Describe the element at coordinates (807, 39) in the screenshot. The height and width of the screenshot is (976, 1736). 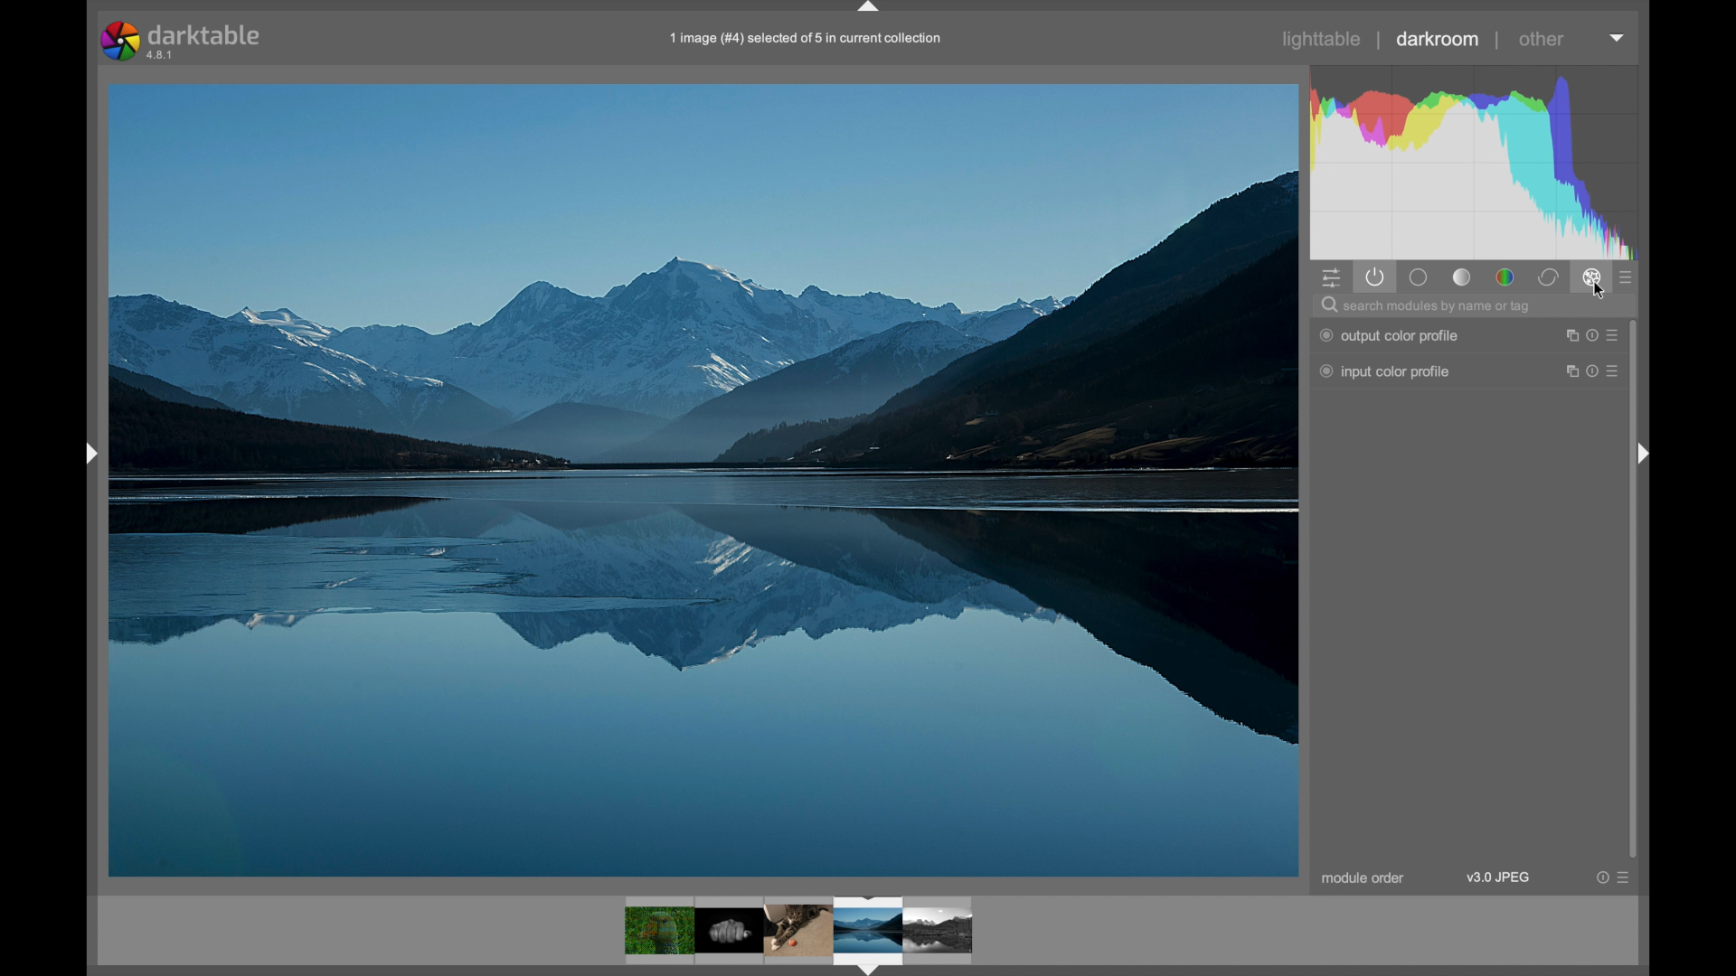
I see `1 image (#4) selected of 5 in current collection` at that location.